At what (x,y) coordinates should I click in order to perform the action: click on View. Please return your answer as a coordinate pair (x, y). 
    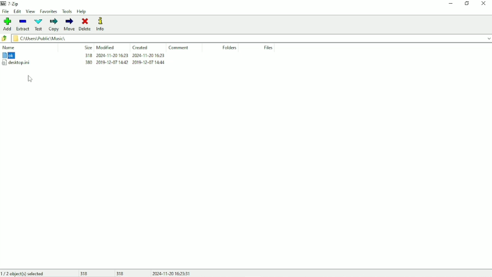
    Looking at the image, I should click on (30, 12).